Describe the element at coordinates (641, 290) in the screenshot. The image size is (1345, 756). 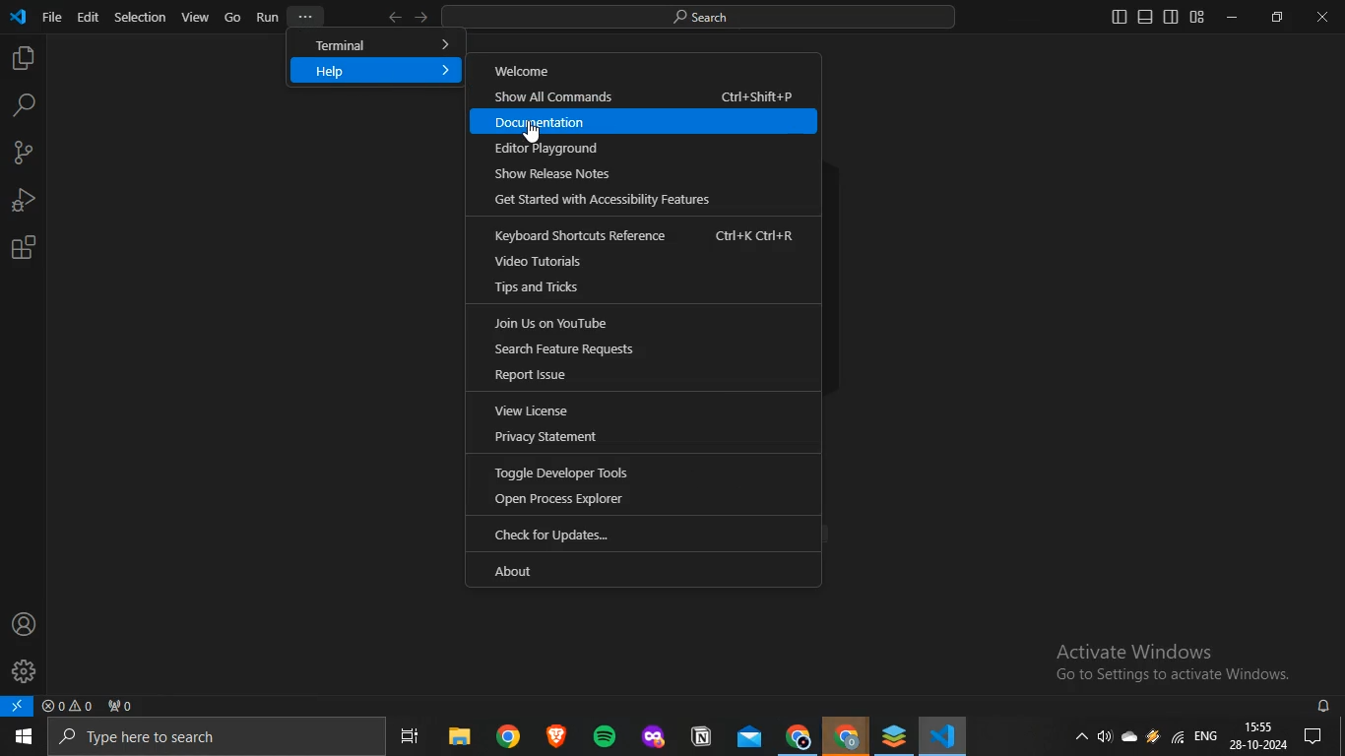
I see `Tips and Tricks.` at that location.